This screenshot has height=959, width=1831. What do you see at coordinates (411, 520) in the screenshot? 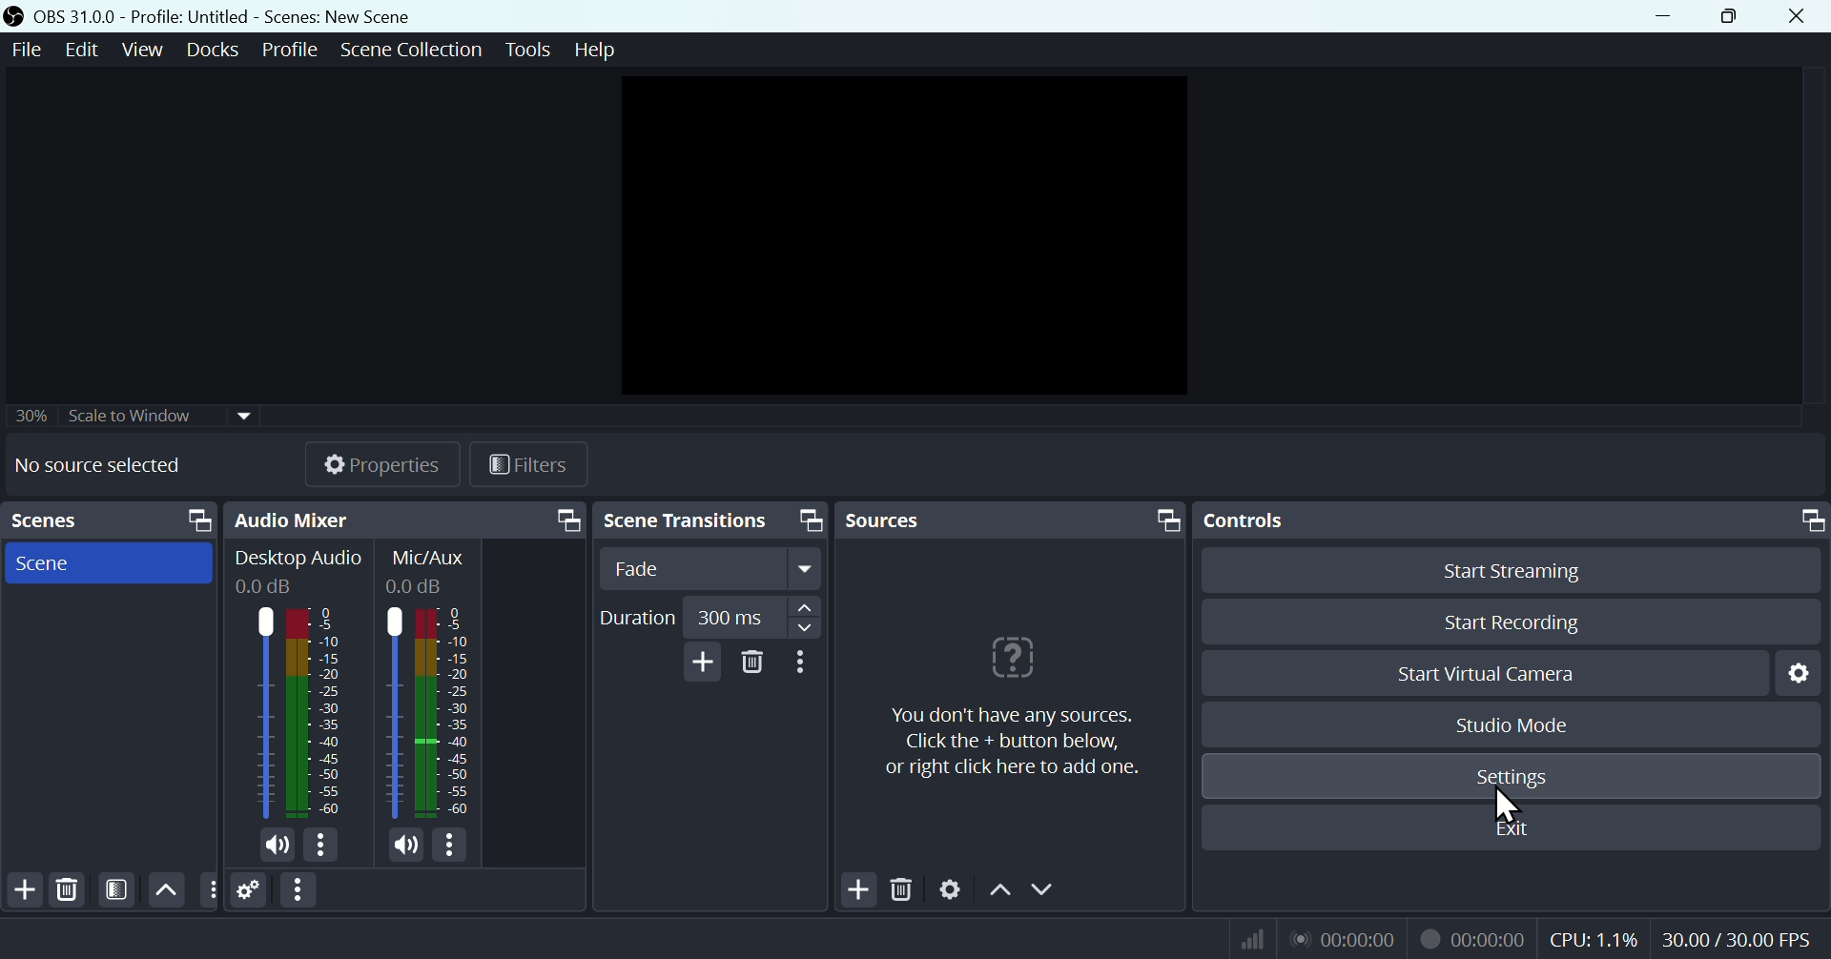
I see `Audio mixer` at bounding box center [411, 520].